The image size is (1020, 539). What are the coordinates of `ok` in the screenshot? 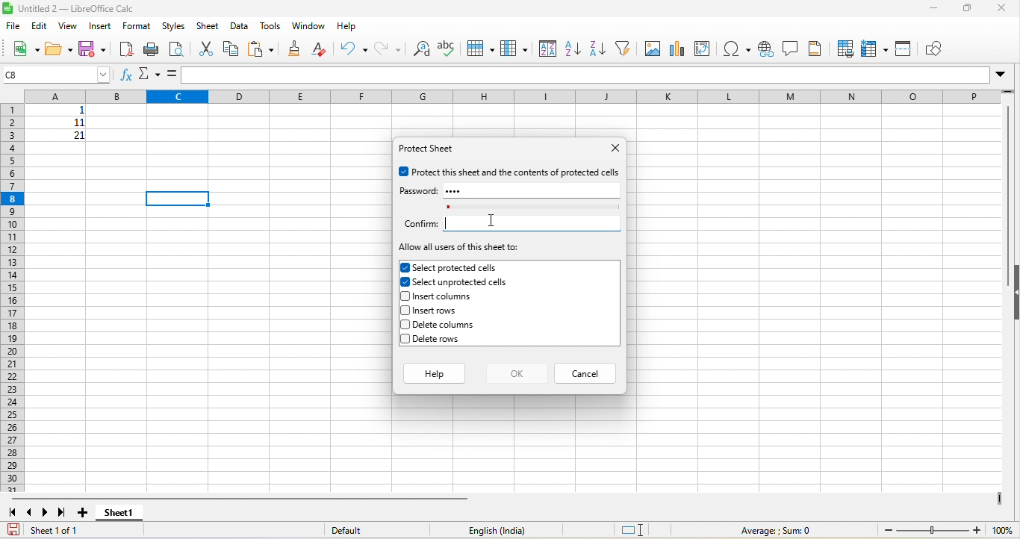 It's located at (517, 373).